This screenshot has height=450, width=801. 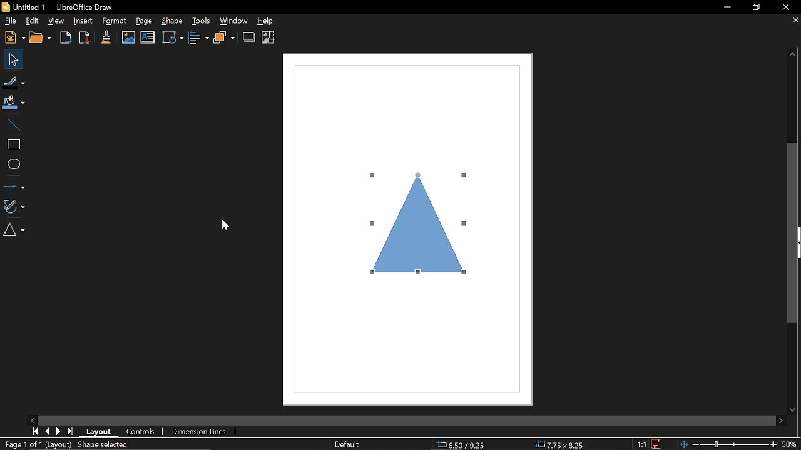 What do you see at coordinates (198, 432) in the screenshot?
I see `dimension lines` at bounding box center [198, 432].